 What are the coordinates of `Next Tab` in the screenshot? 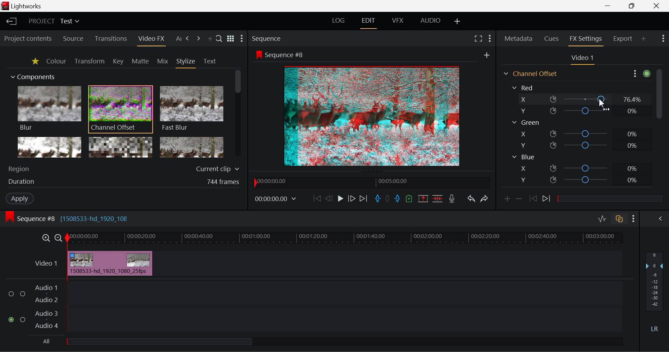 It's located at (188, 39).